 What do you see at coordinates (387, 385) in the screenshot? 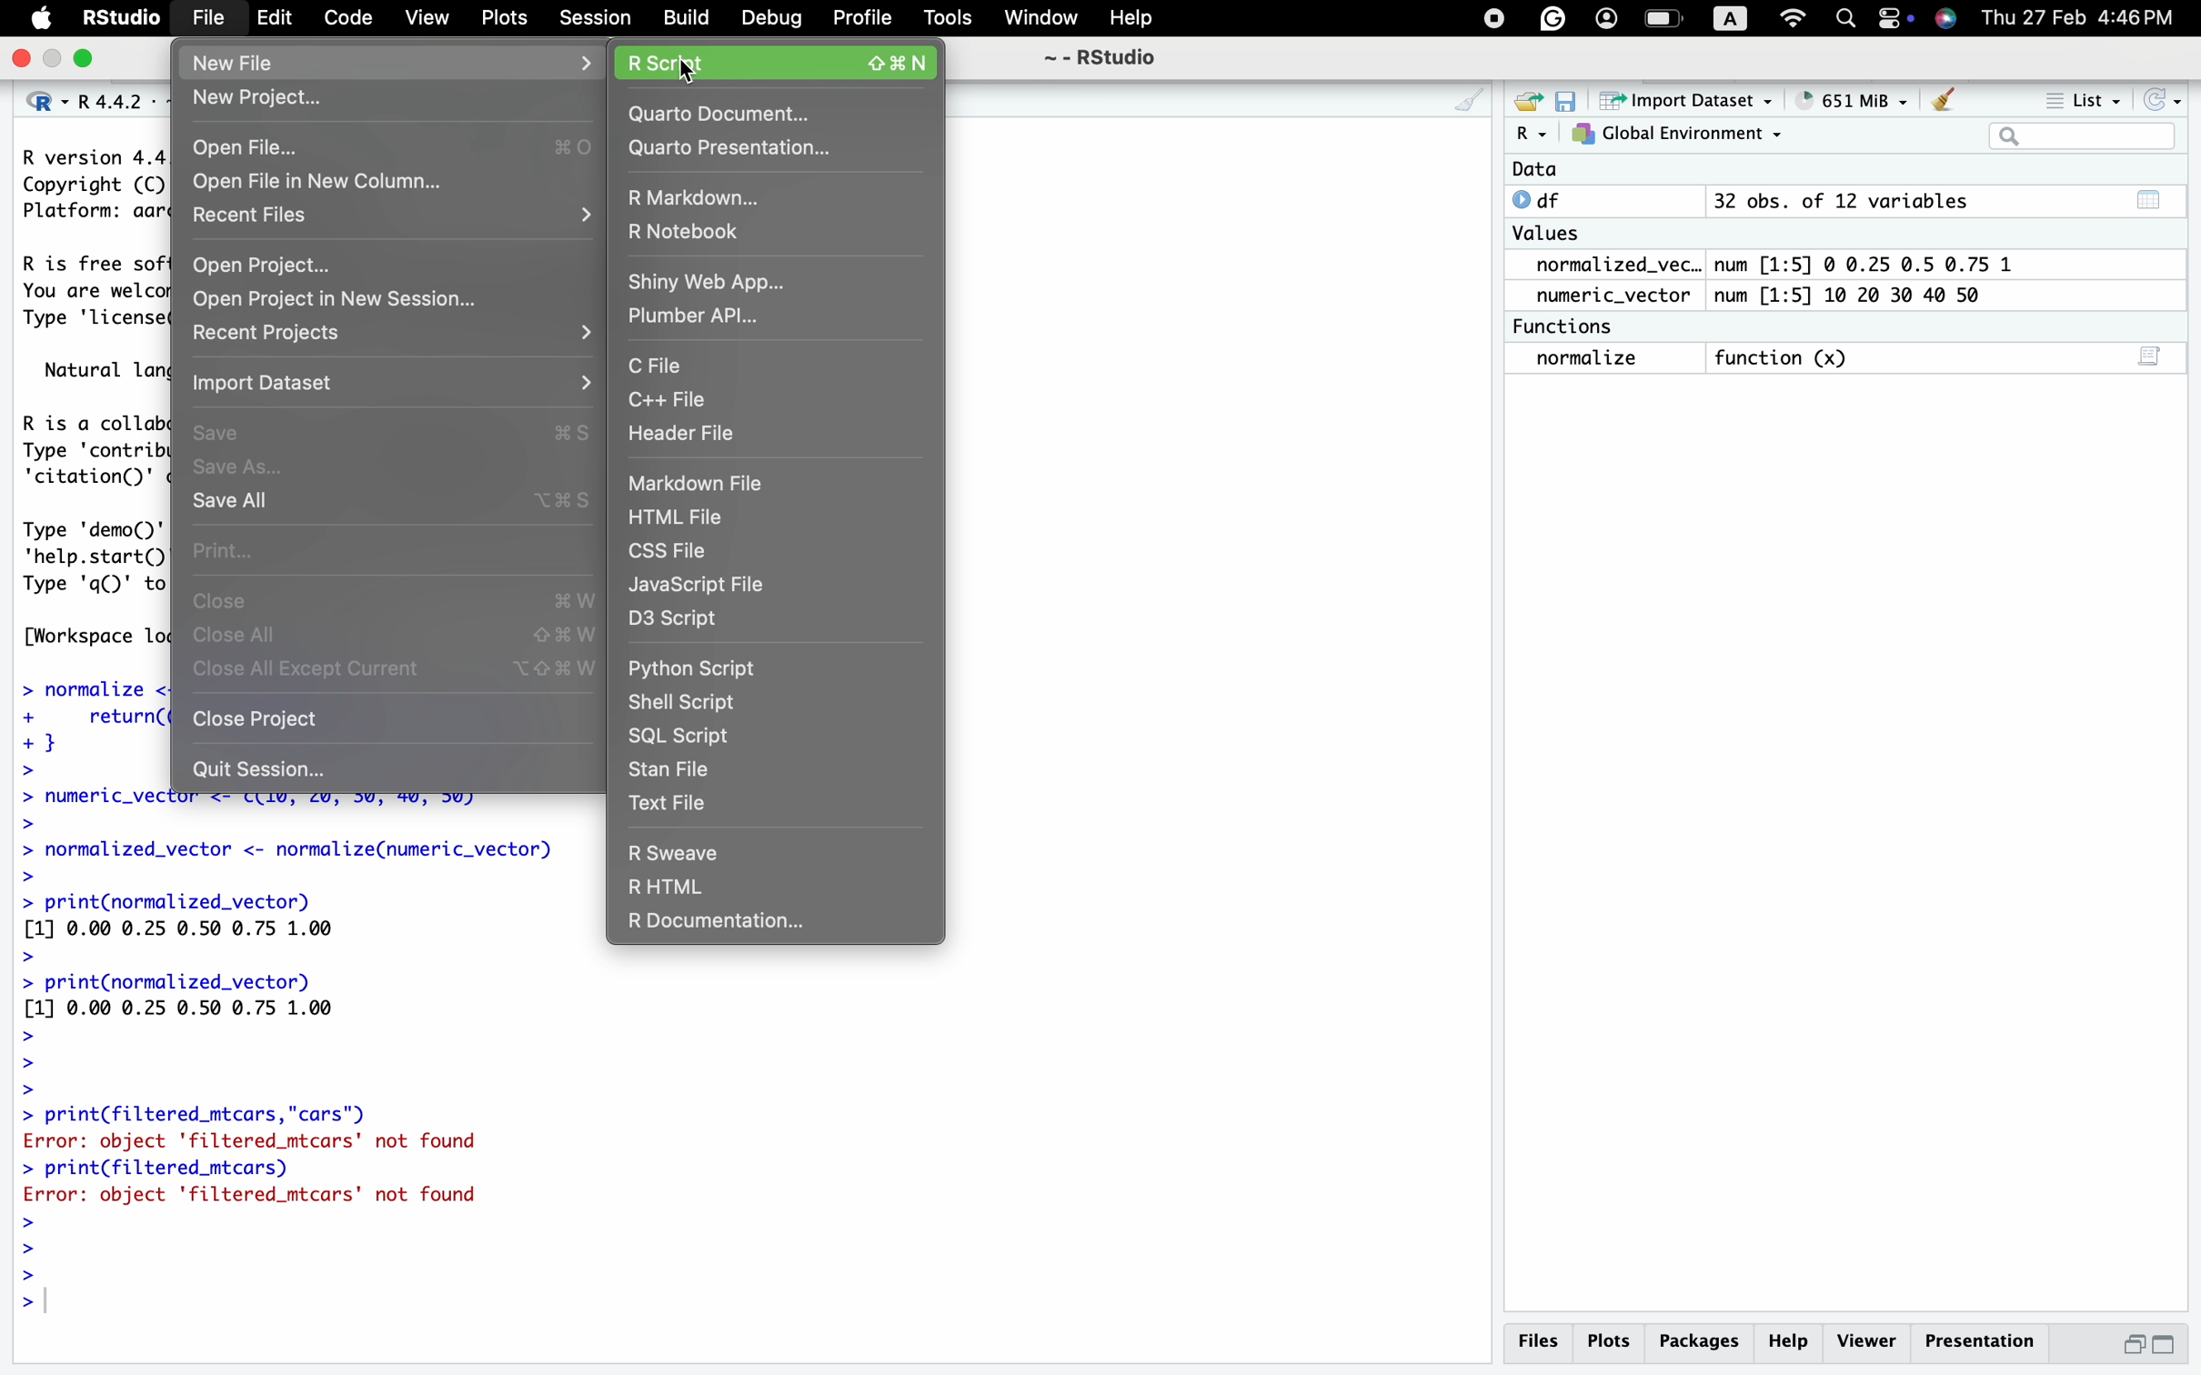
I see `Import Dataset` at bounding box center [387, 385].